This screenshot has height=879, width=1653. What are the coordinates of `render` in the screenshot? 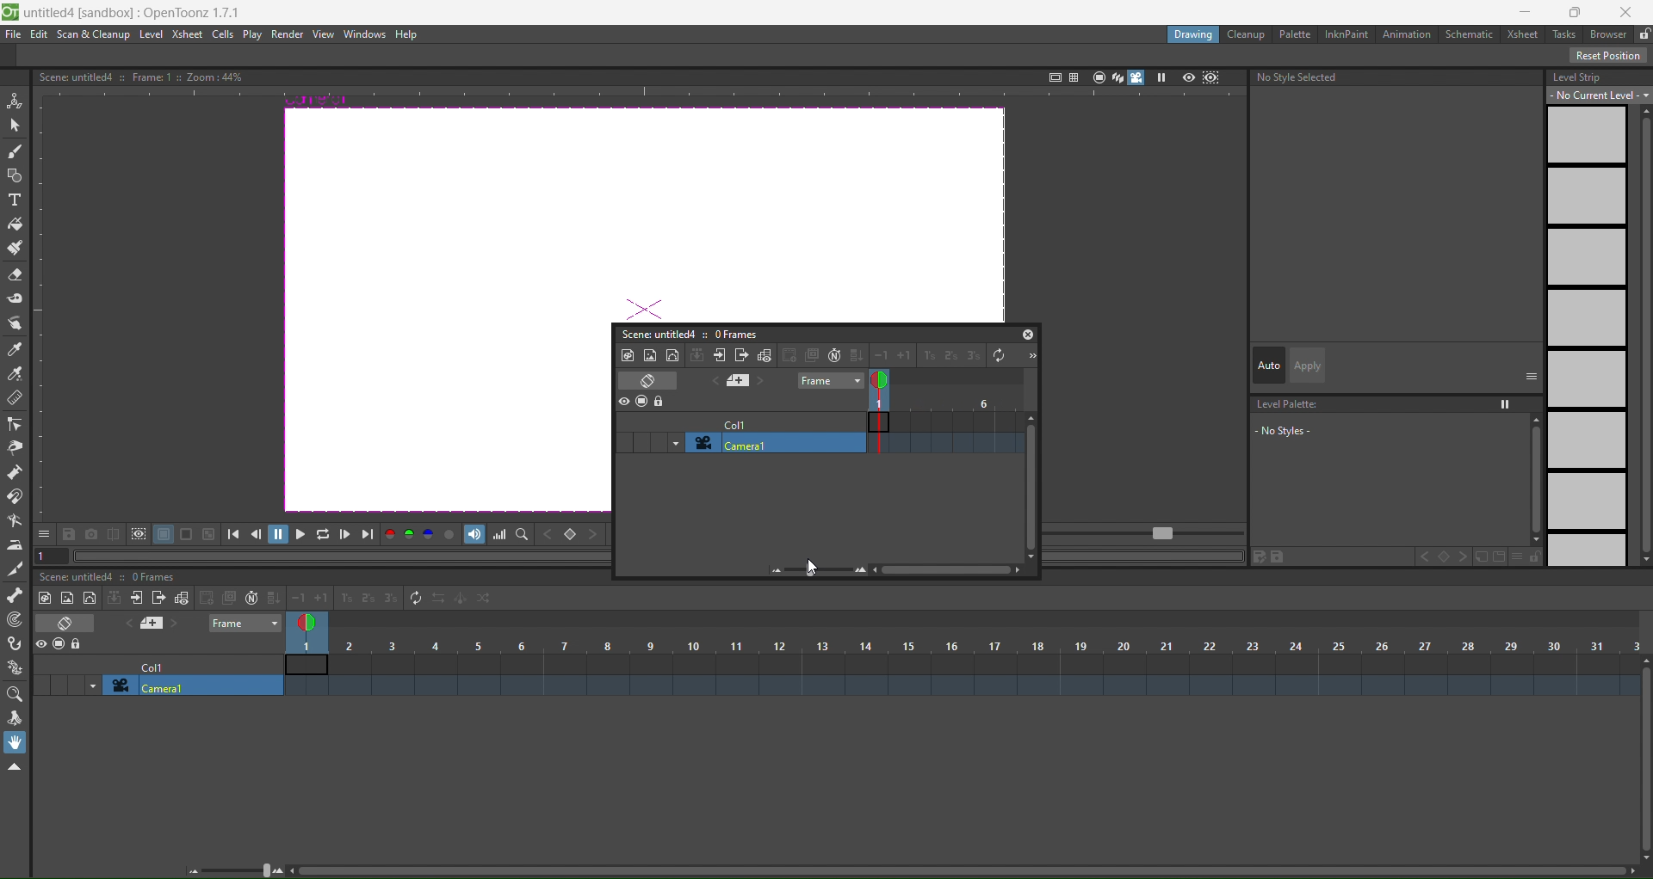 It's located at (288, 34).